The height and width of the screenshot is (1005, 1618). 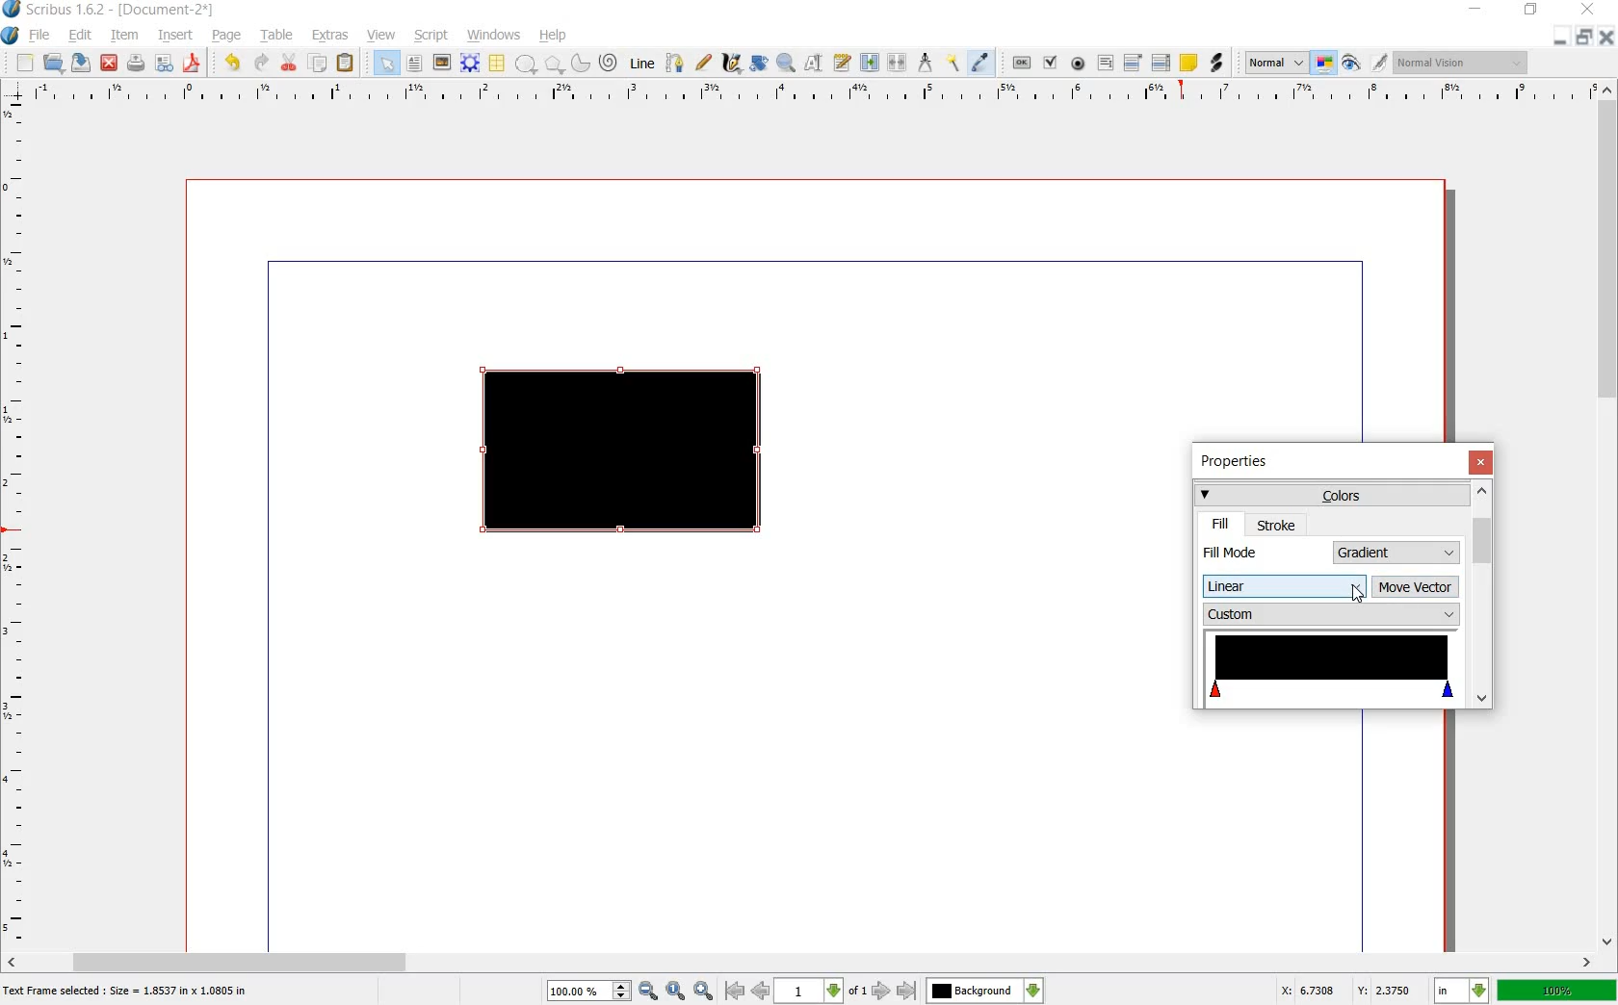 I want to click on polygon, so click(x=551, y=64).